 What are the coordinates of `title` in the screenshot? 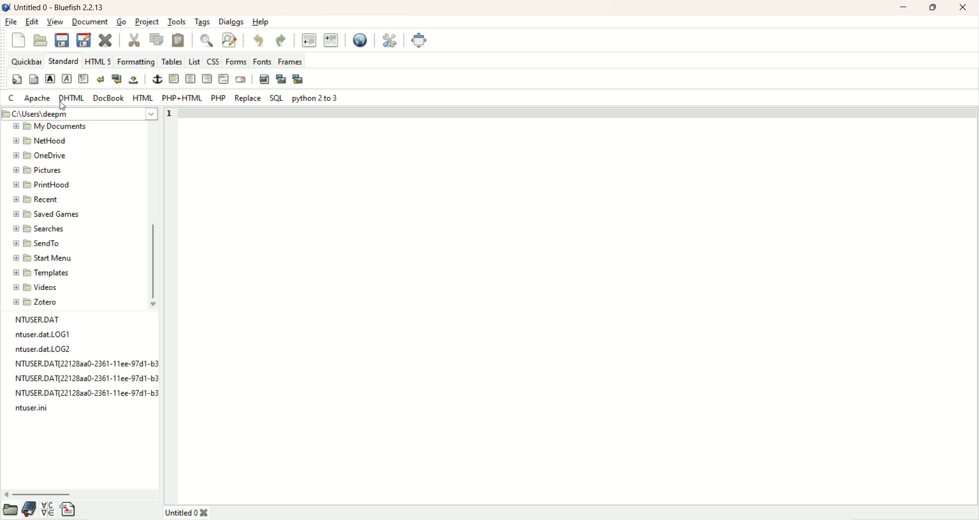 It's located at (186, 512).